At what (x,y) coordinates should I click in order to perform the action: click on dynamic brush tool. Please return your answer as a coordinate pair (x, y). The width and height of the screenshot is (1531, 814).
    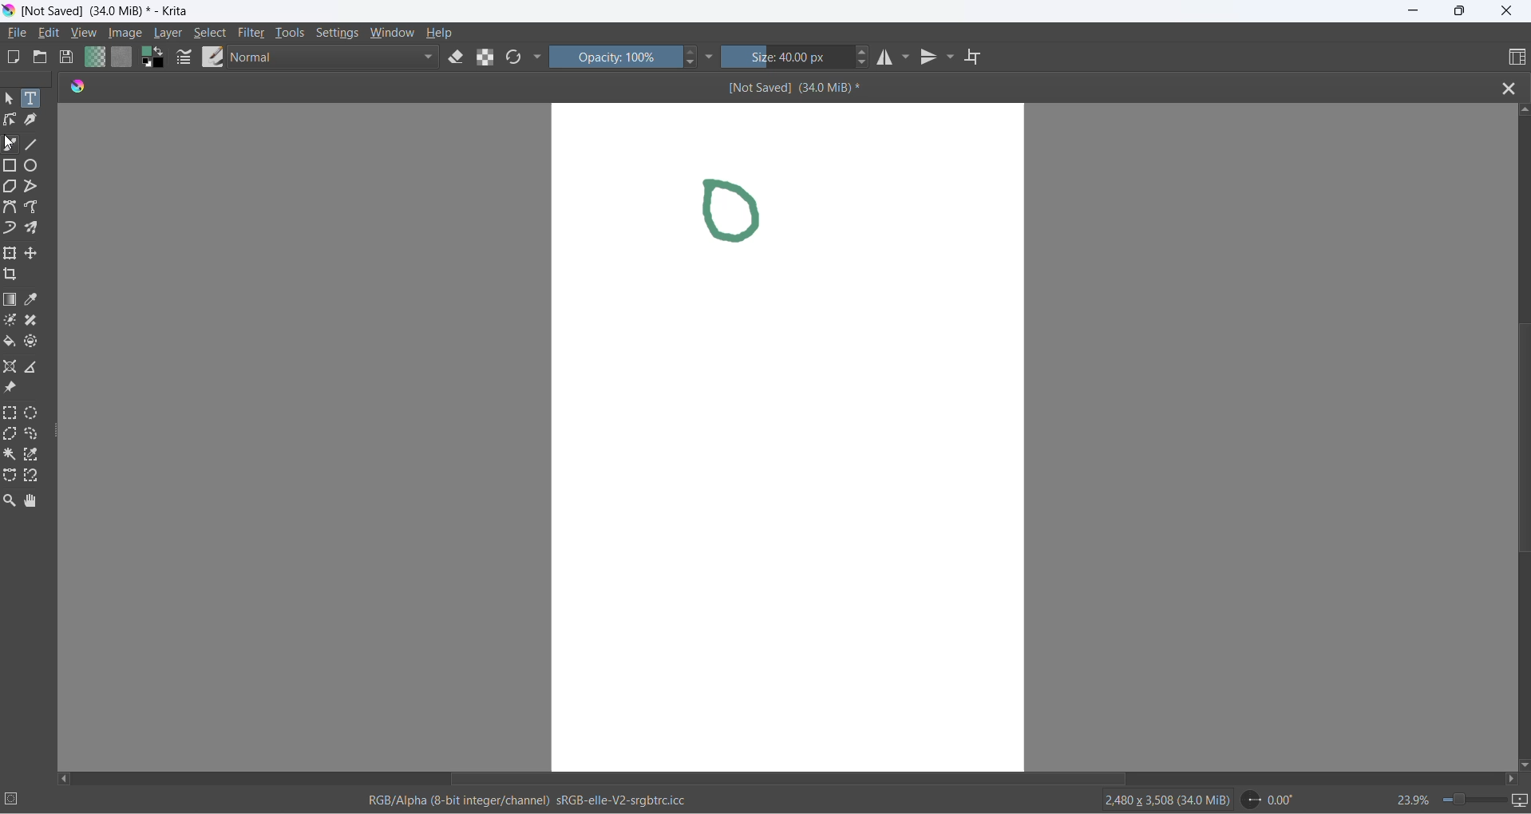
    Looking at the image, I should click on (13, 227).